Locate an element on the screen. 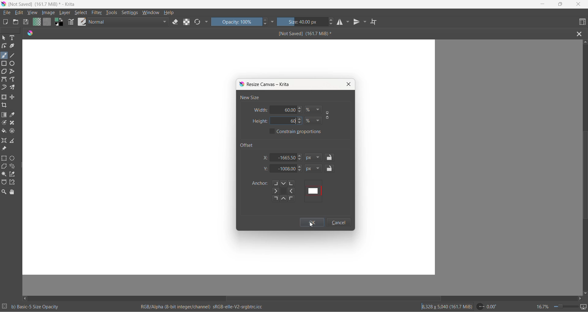 The height and width of the screenshot is (312, 588). maximize is located at coordinates (560, 4).